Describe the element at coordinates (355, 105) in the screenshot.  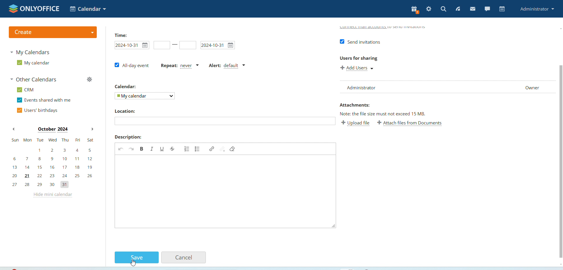
I see `Attachments` at that location.